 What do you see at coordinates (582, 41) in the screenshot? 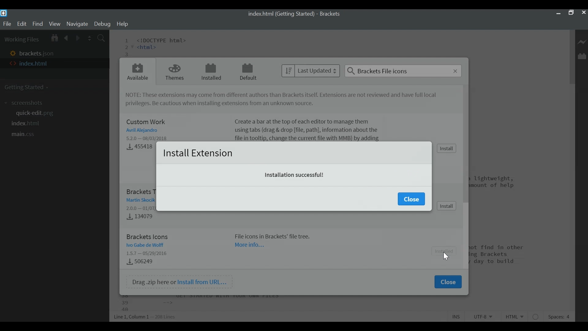
I see `Live Preview` at bounding box center [582, 41].